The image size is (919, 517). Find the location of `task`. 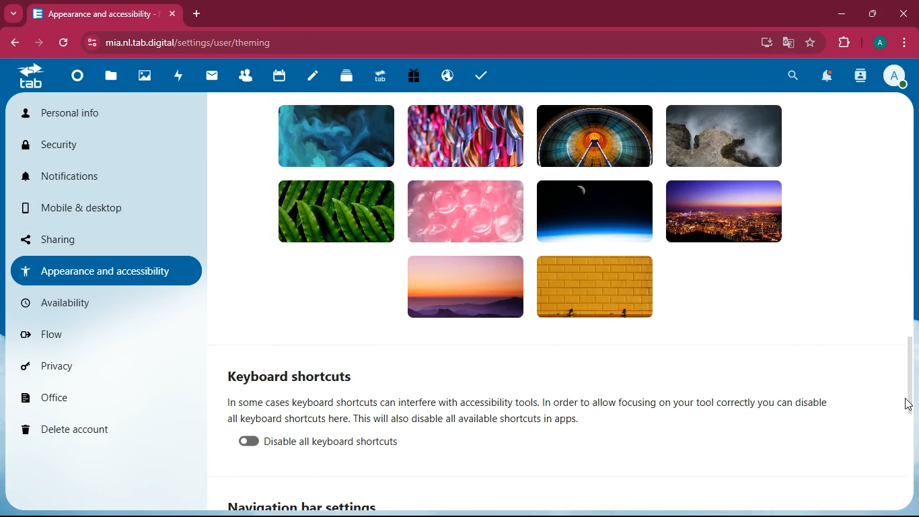

task is located at coordinates (484, 77).